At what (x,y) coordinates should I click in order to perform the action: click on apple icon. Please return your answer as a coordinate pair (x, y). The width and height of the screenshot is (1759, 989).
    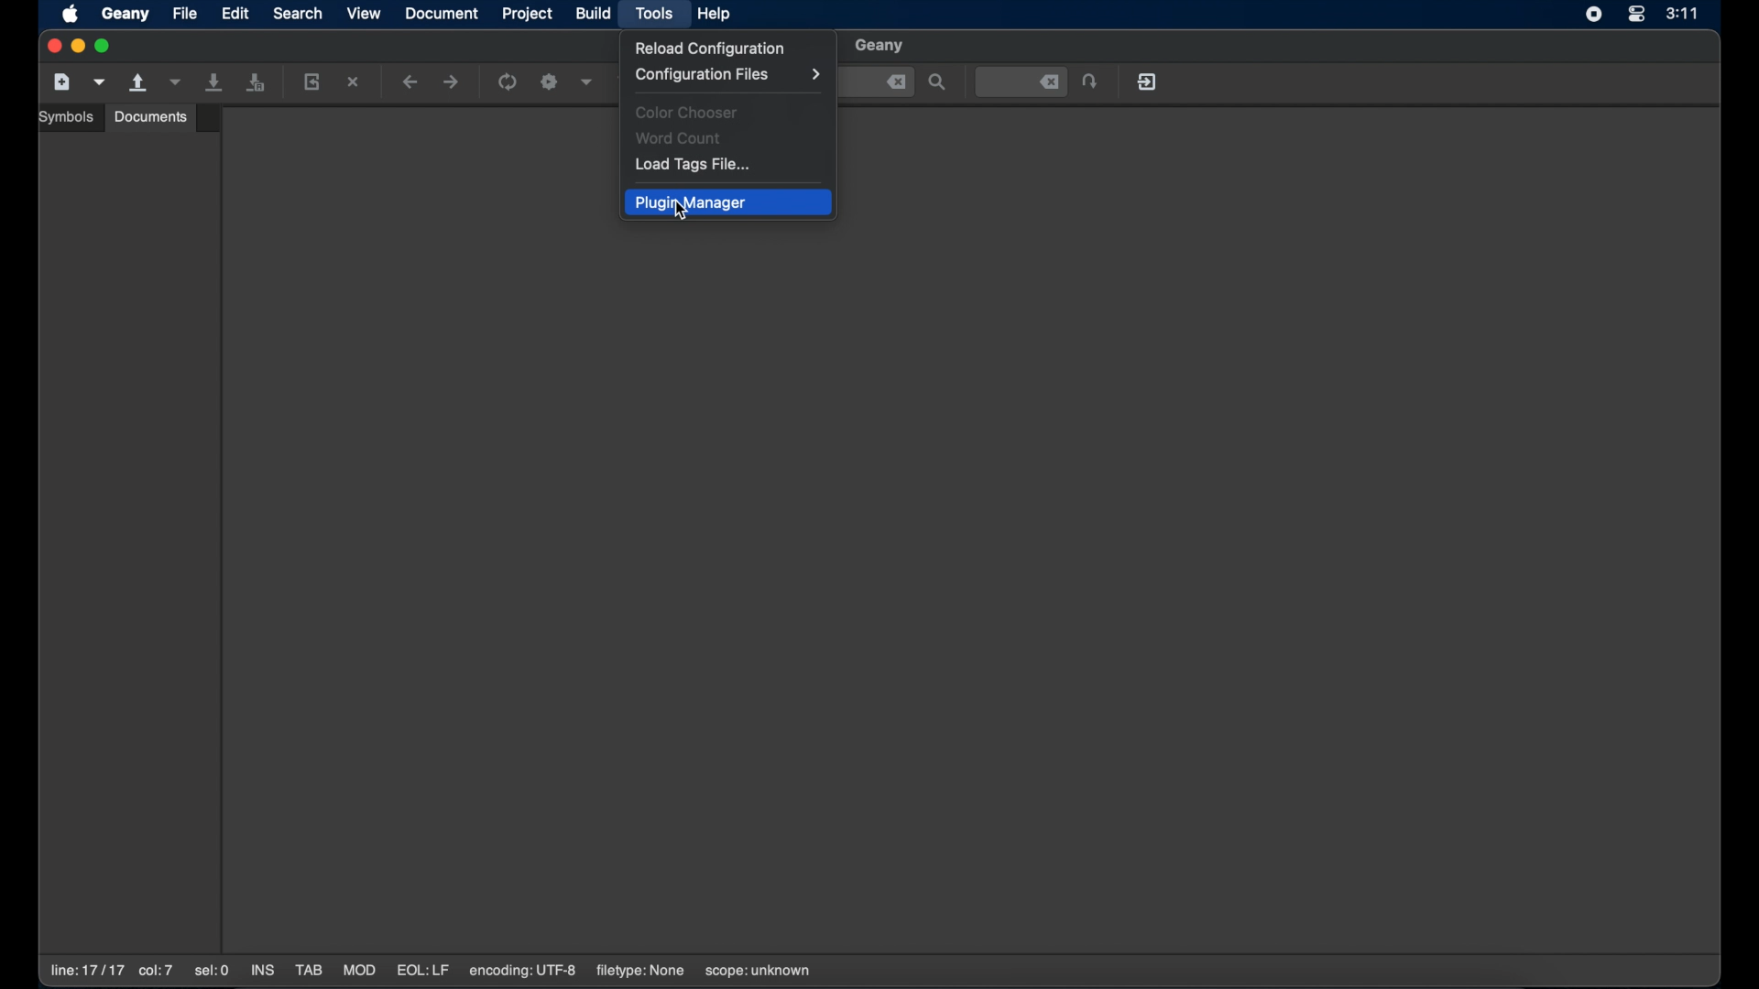
    Looking at the image, I should click on (72, 16).